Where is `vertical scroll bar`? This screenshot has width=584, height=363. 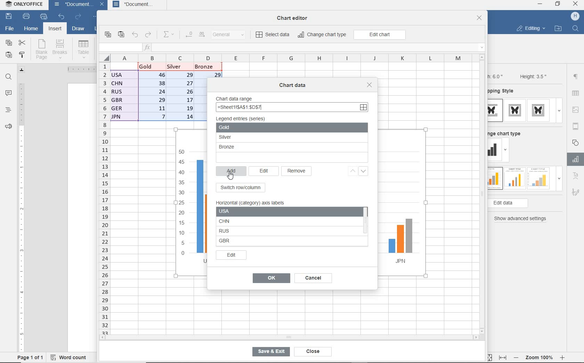 vertical scroll bar is located at coordinates (484, 194).